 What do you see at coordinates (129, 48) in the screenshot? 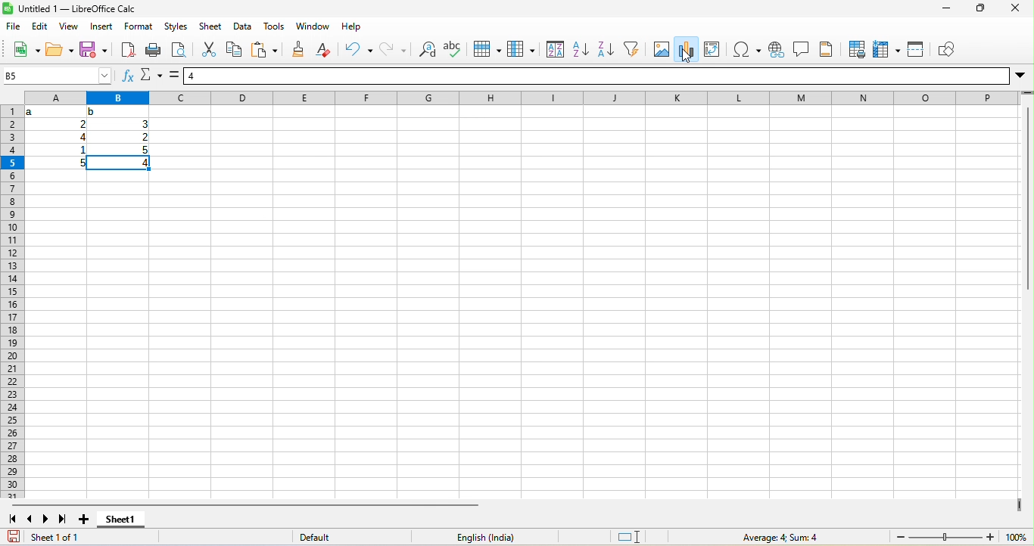
I see `export directly as pdf` at bounding box center [129, 48].